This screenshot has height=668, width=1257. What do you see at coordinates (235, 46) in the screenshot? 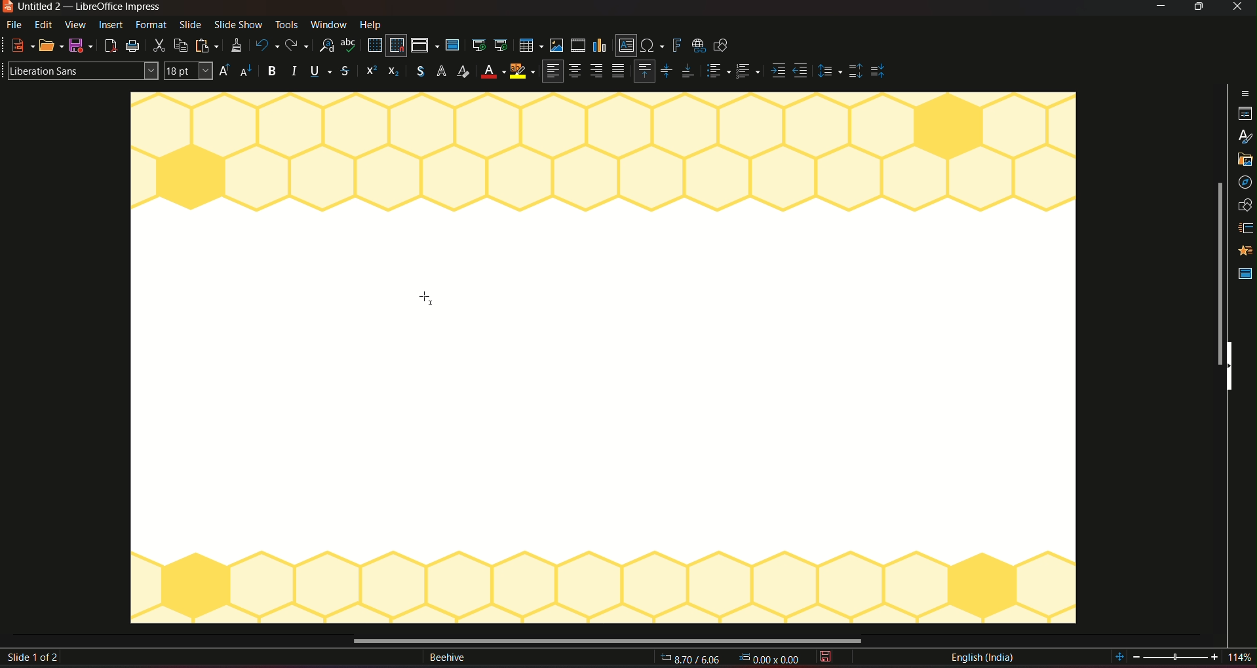
I see `clone formatting` at bounding box center [235, 46].